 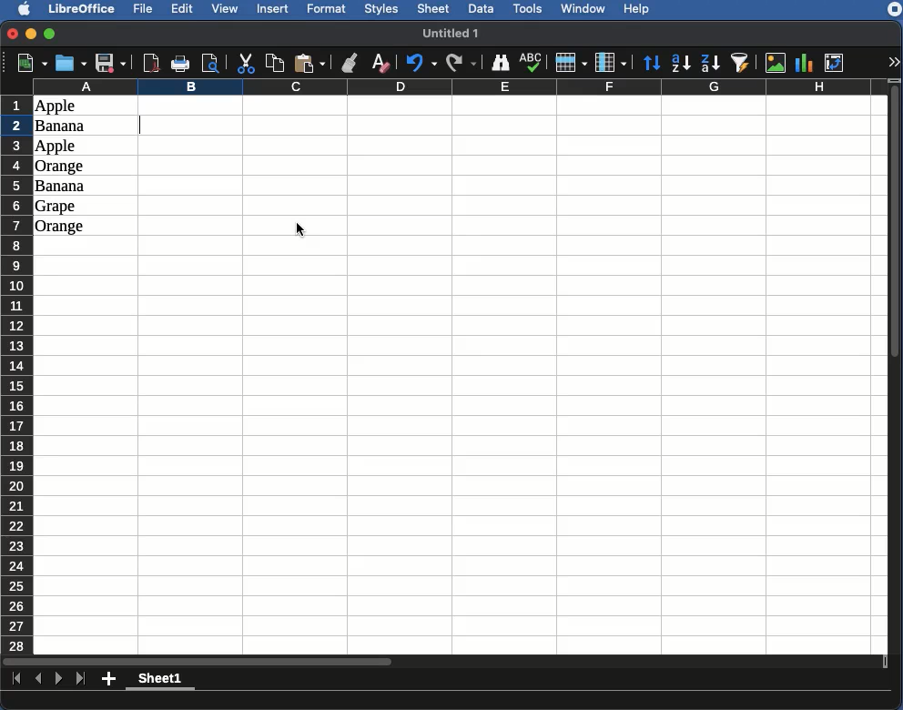 What do you see at coordinates (895, 62) in the screenshot?
I see `Expand` at bounding box center [895, 62].